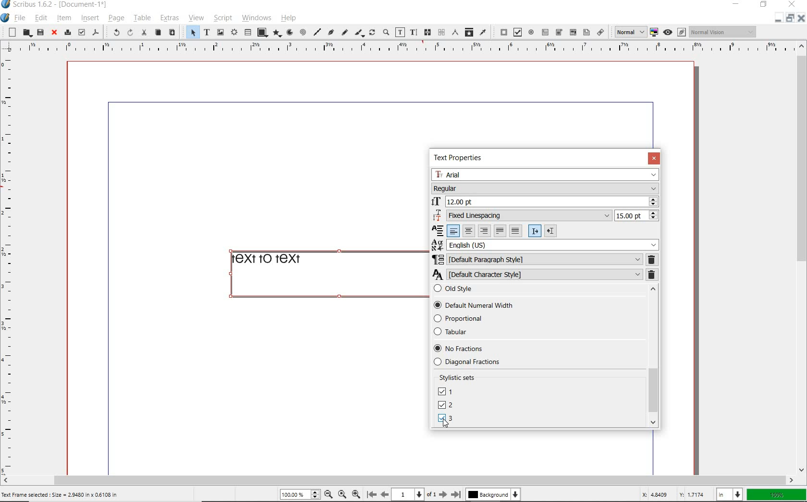 The image size is (807, 502). I want to click on Horizontal page margin, so click(13, 265).